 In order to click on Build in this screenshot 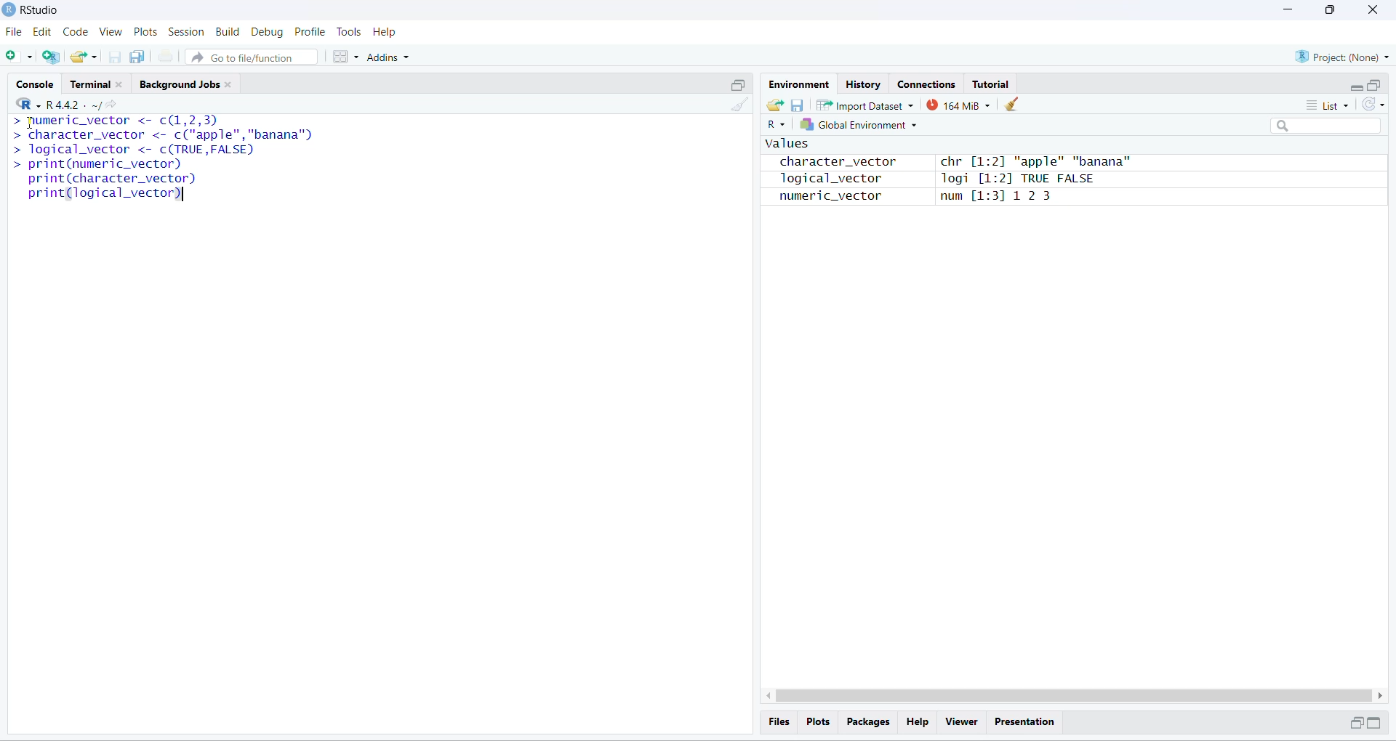, I will do `click(228, 31)`.